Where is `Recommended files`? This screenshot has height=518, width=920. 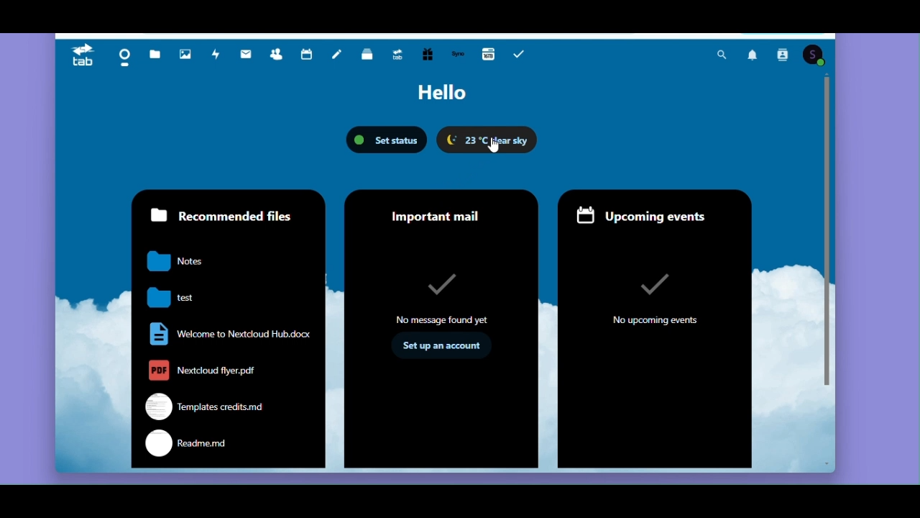
Recommended files is located at coordinates (224, 214).